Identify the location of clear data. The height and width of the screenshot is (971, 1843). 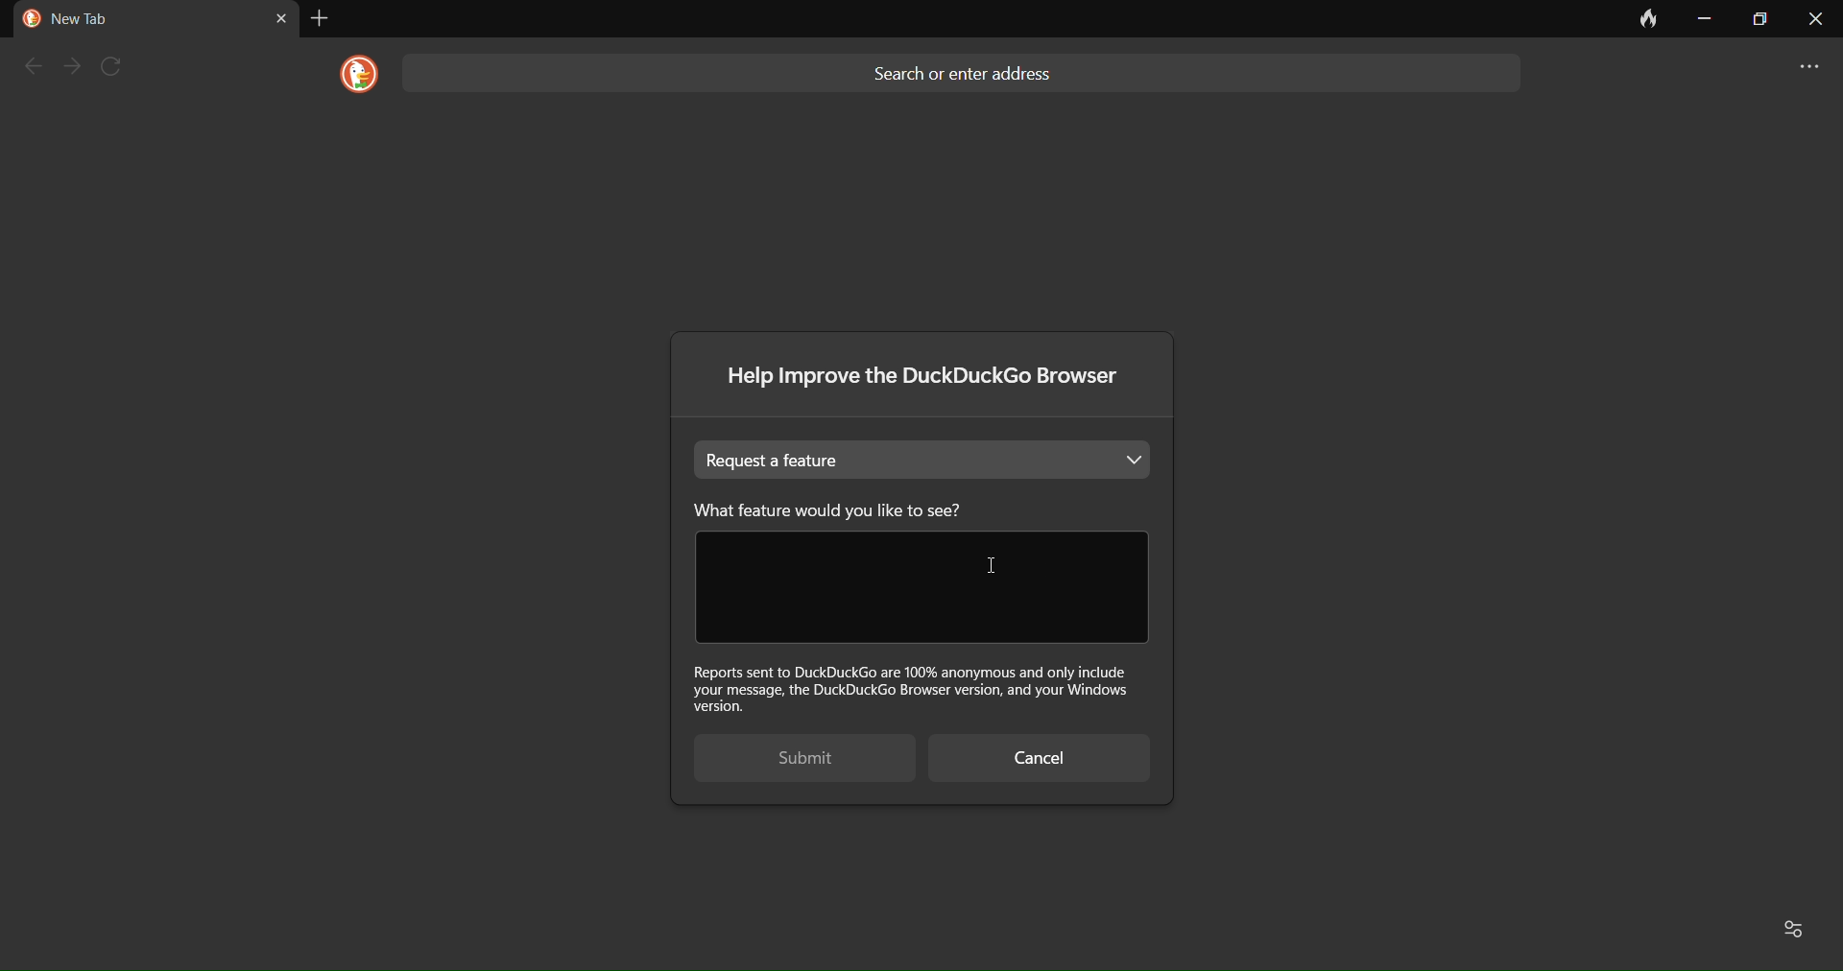
(1640, 24).